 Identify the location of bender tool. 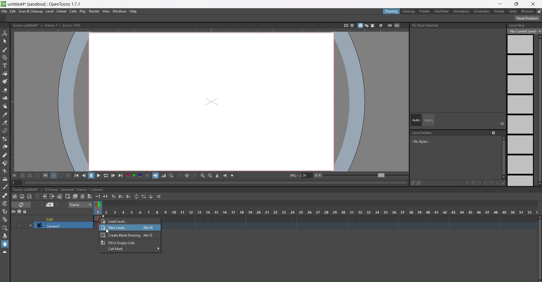
(5, 171).